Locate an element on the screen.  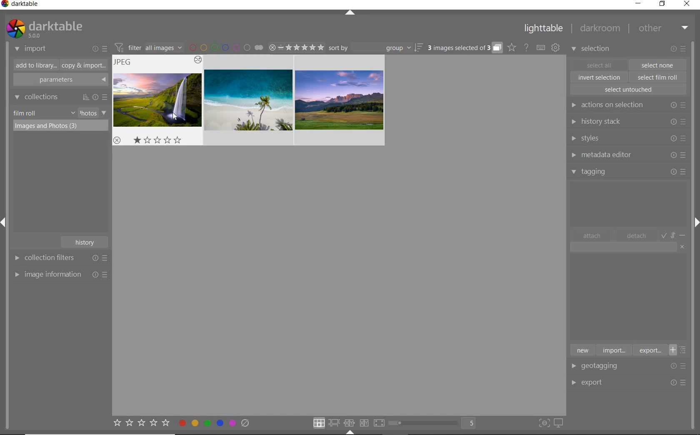
geotagging is located at coordinates (602, 367).